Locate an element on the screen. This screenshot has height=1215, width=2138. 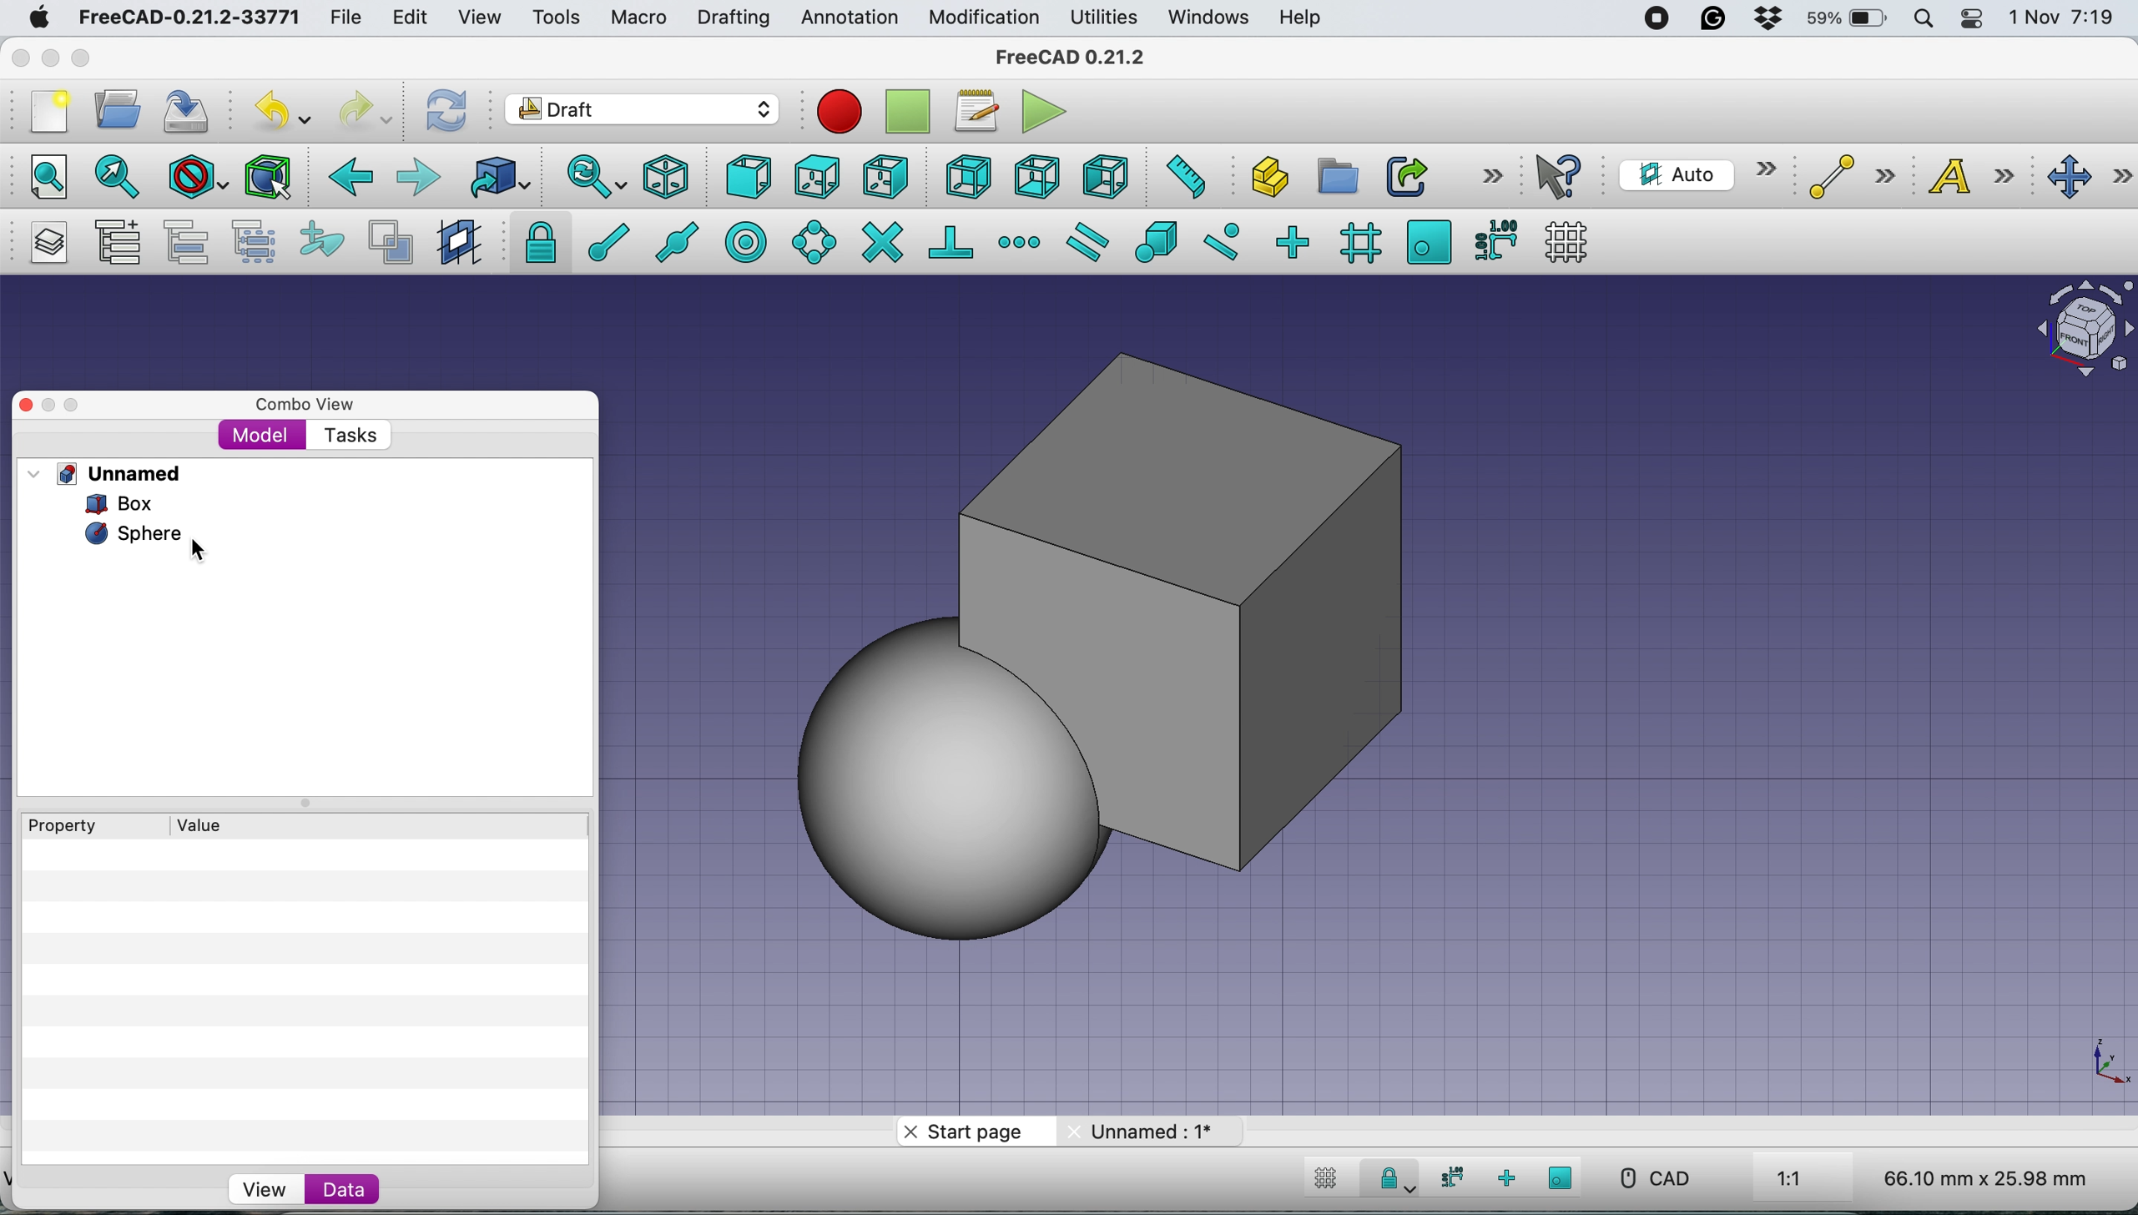
snap dimensions is located at coordinates (1448, 1177).